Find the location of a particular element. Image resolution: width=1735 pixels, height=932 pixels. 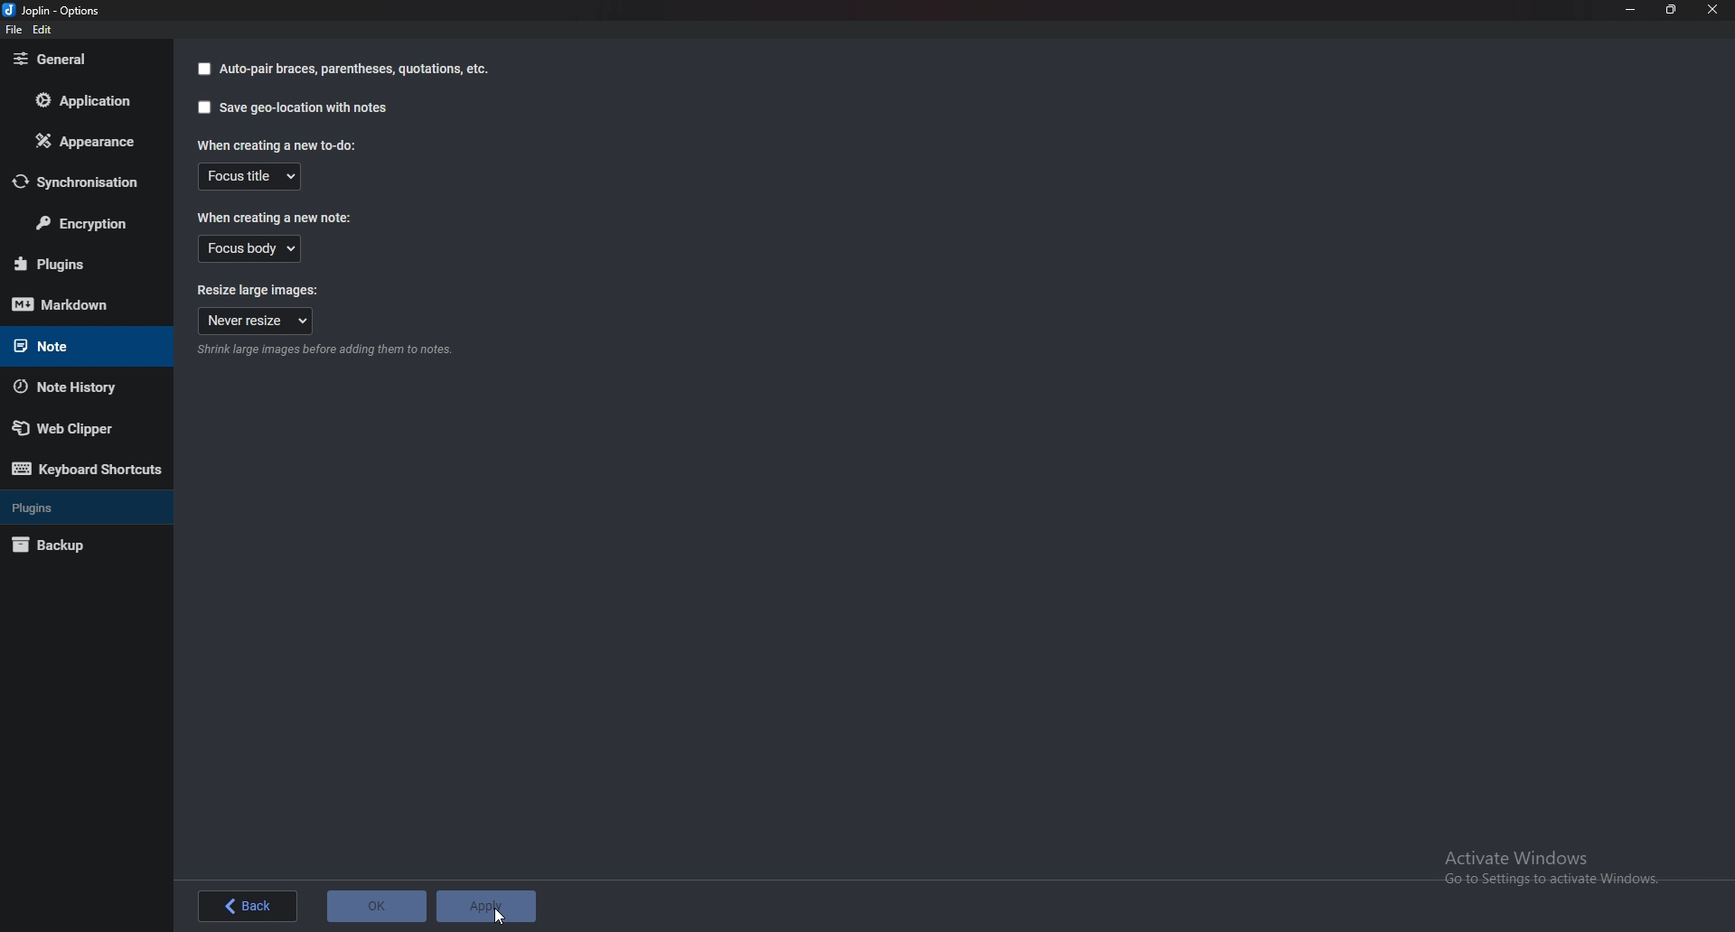

Plugins is located at coordinates (84, 507).